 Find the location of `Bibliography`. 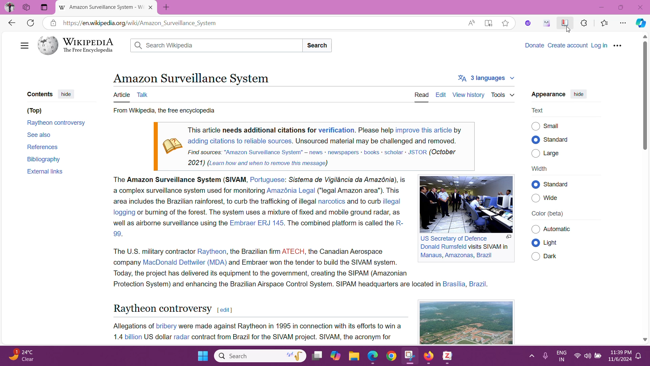

Bibliography is located at coordinates (45, 159).